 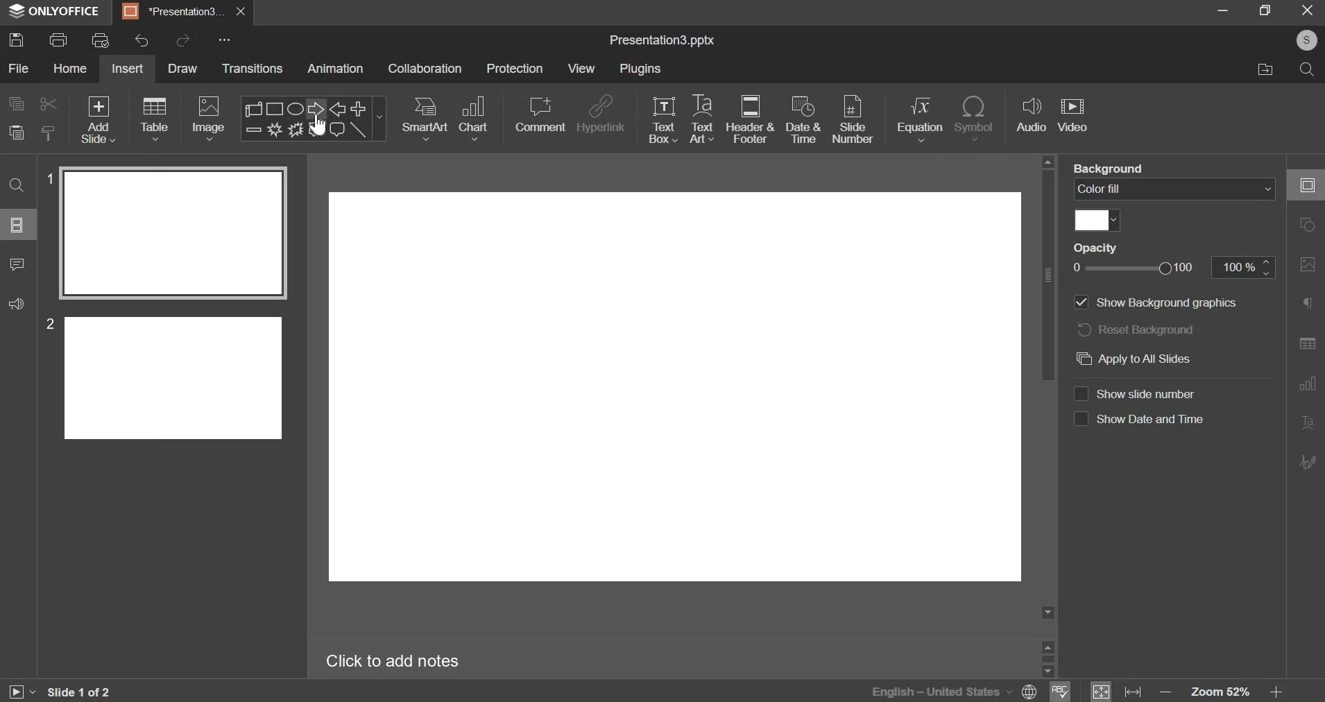 What do you see at coordinates (1174, 188) in the screenshot?
I see `background fill` at bounding box center [1174, 188].